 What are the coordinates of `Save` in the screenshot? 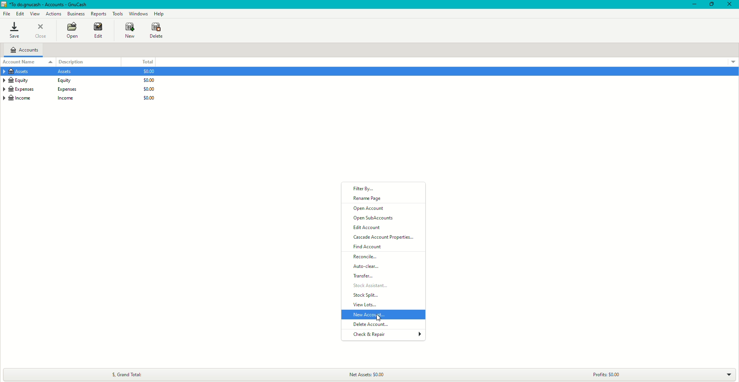 It's located at (14, 31).